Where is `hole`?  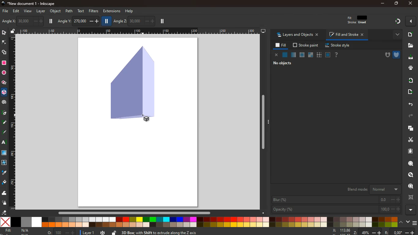 hole is located at coordinates (385, 55).